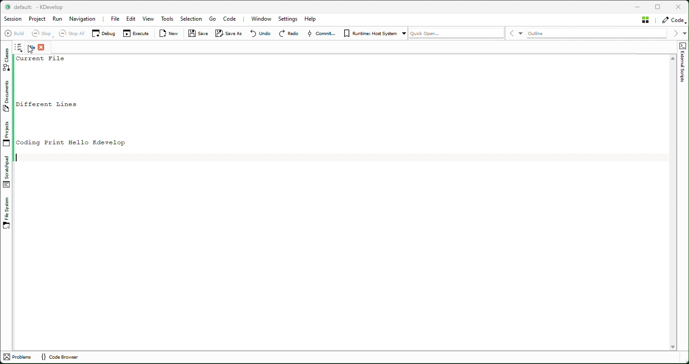 This screenshot has width=689, height=364. What do you see at coordinates (197, 34) in the screenshot?
I see `Save` at bounding box center [197, 34].